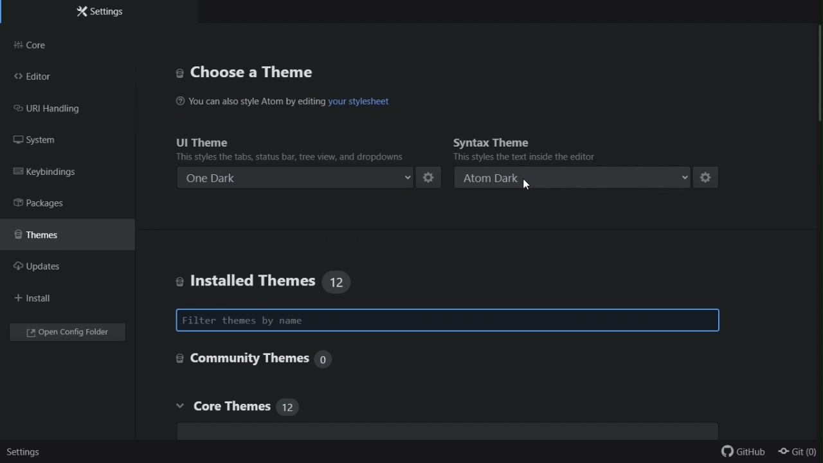 This screenshot has width=823, height=463. Describe the element at coordinates (35, 76) in the screenshot. I see `Editor` at that location.